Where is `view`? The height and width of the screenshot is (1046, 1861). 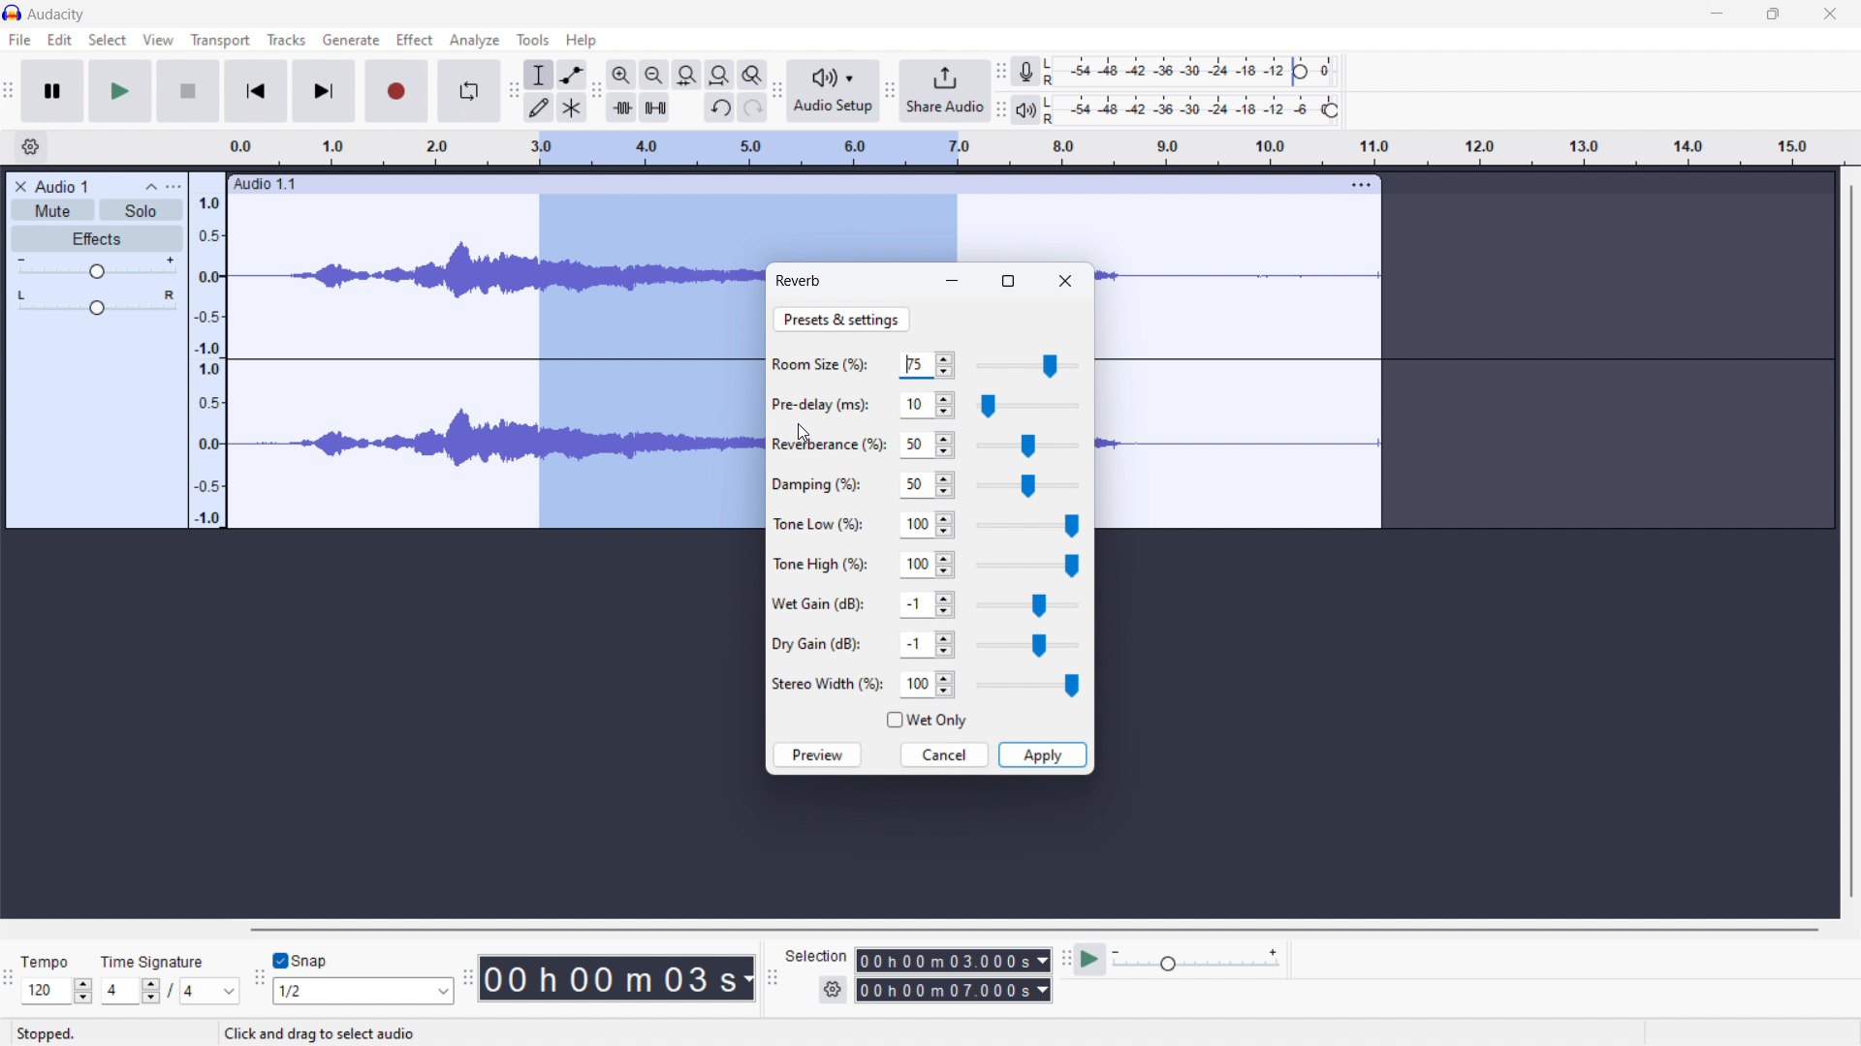 view is located at coordinates (158, 40).